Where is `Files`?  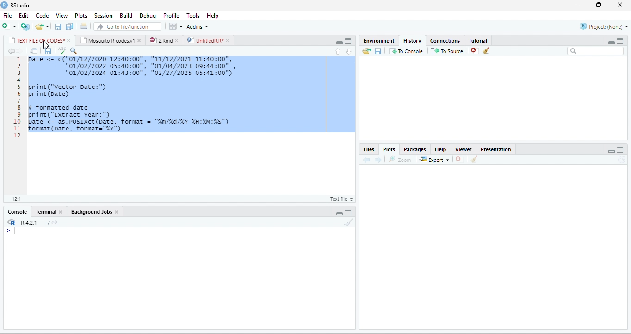
Files is located at coordinates (370, 150).